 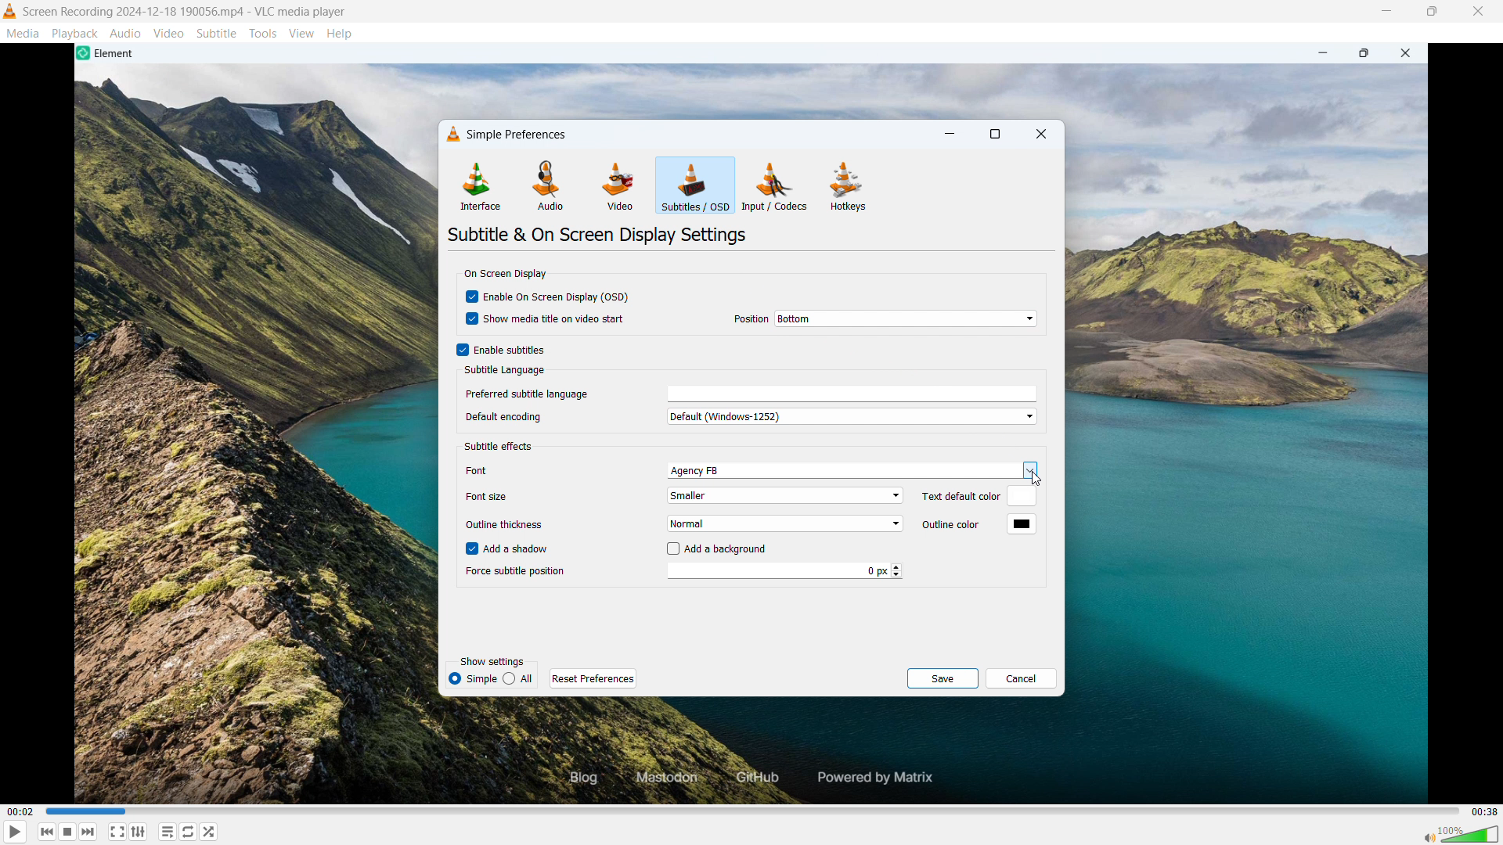 I want to click on hotkeys, so click(x=849, y=186).